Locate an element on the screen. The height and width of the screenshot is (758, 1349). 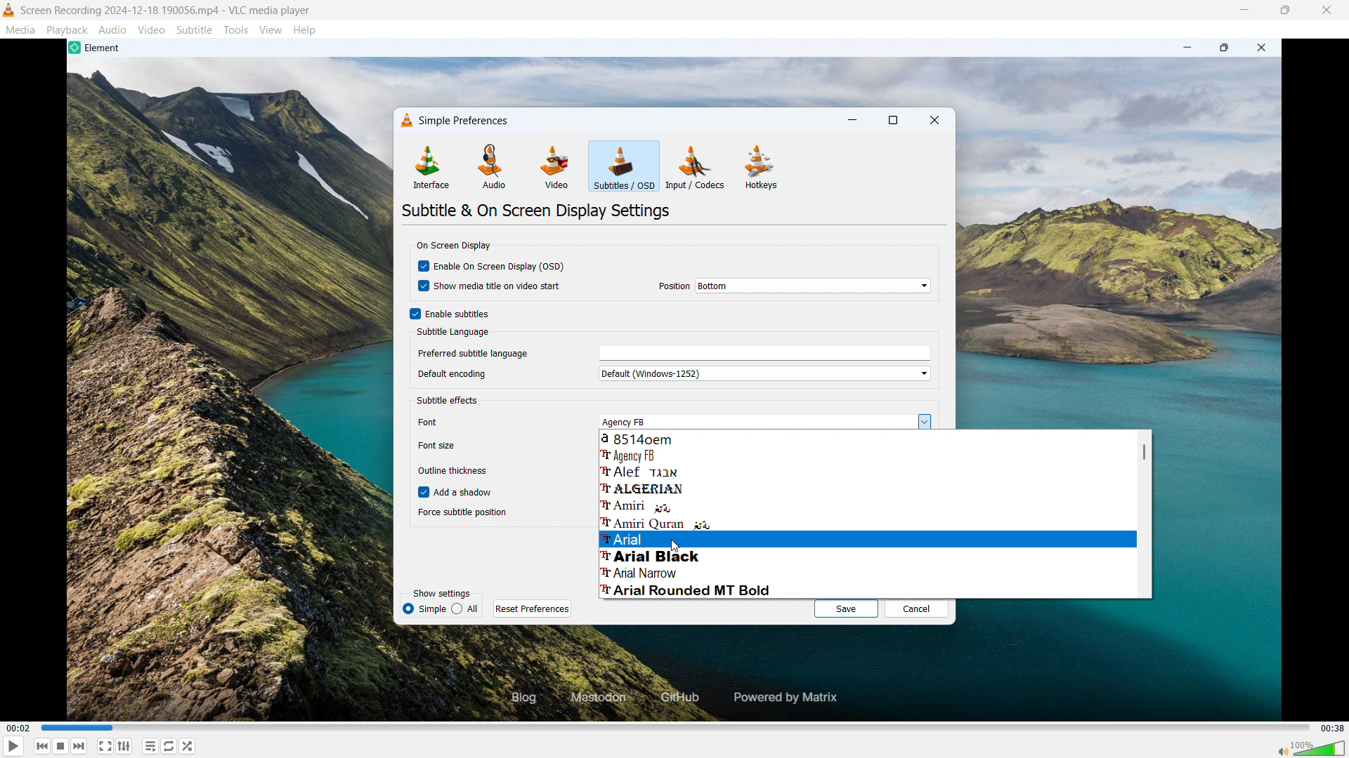
arial is located at coordinates (867, 540).